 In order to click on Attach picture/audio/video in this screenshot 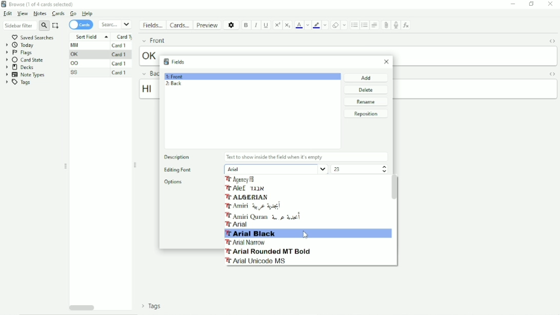, I will do `click(387, 25)`.